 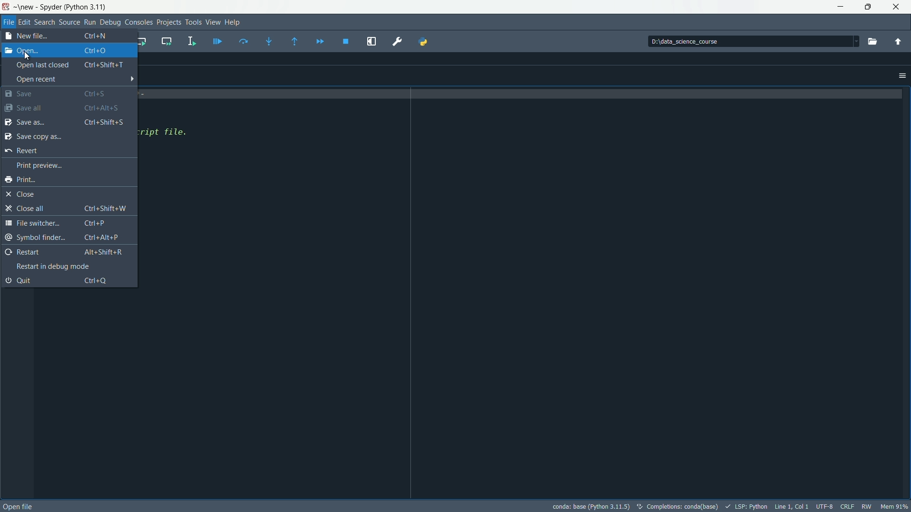 What do you see at coordinates (846, 506) in the screenshot?
I see `file eol status` at bounding box center [846, 506].